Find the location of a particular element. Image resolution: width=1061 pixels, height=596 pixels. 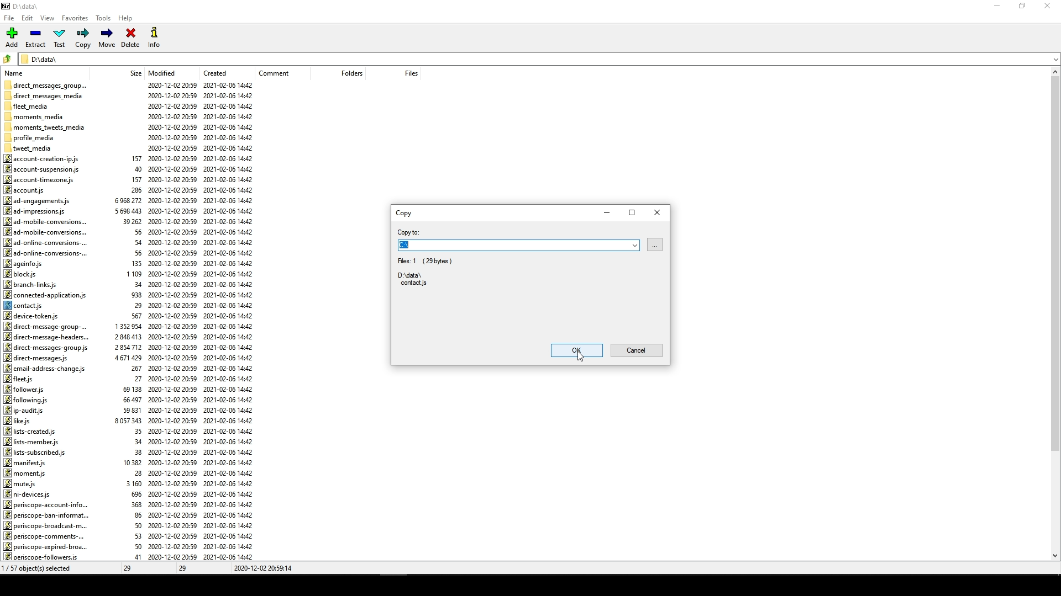

down is located at coordinates (1046, 63).